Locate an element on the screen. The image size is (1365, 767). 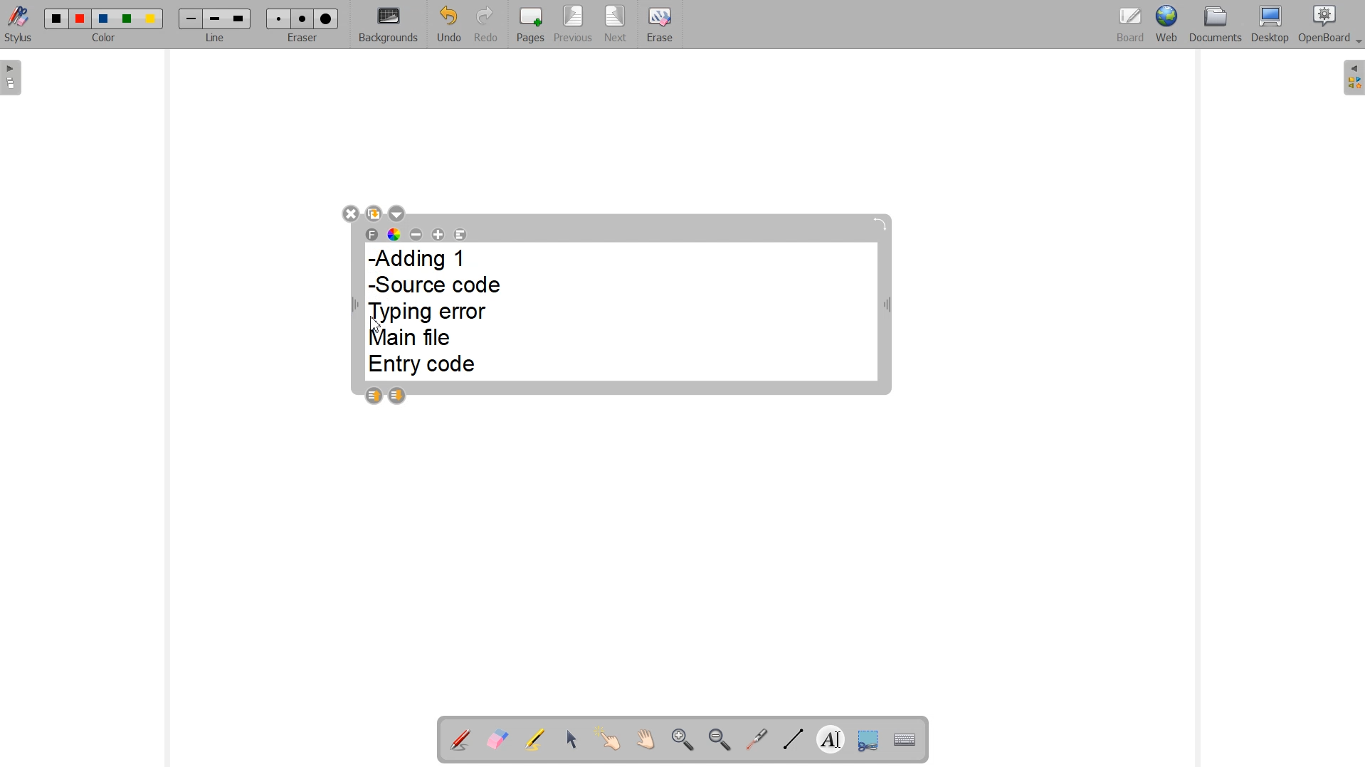
Rotate block is located at coordinates (880, 225).